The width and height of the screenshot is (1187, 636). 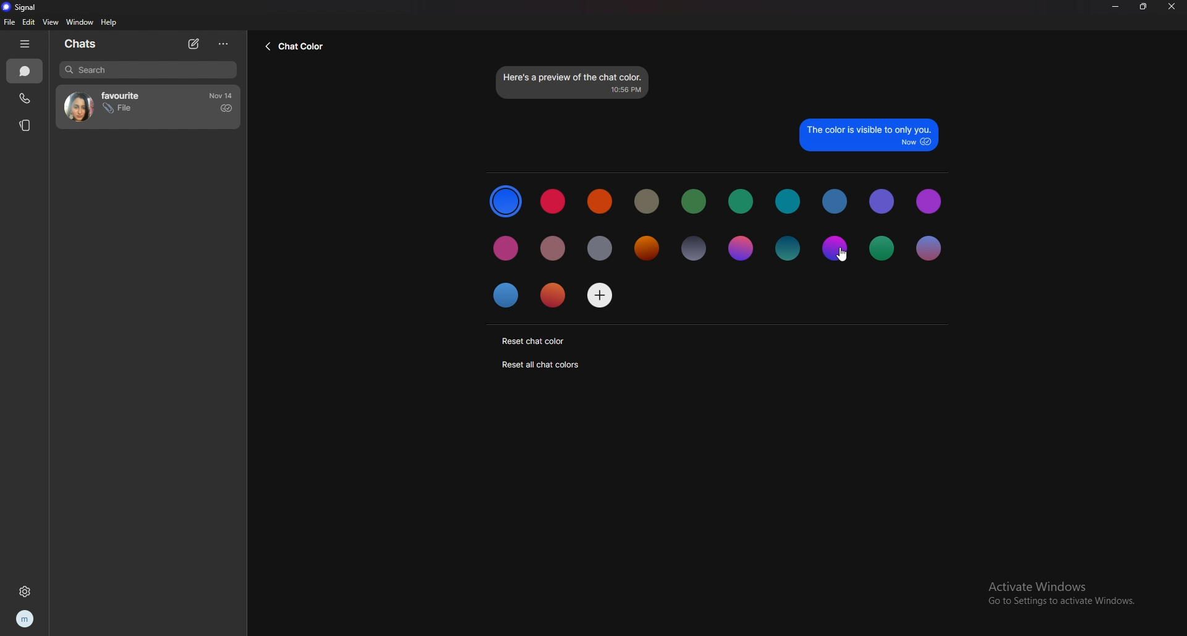 I want to click on color, so click(x=789, y=202).